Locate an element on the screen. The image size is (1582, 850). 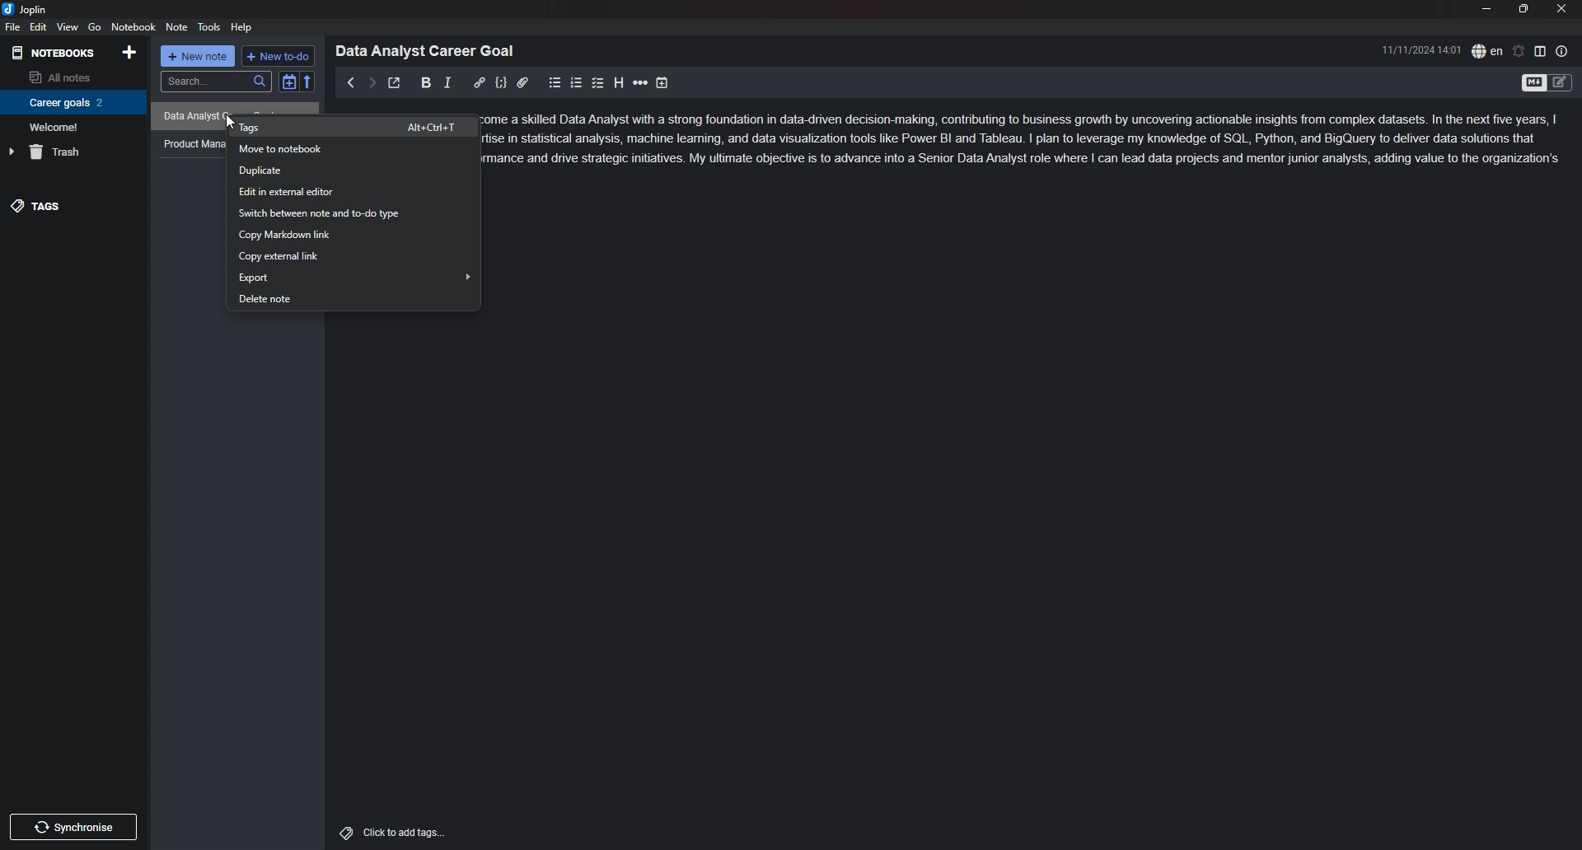
code is located at coordinates (501, 83).